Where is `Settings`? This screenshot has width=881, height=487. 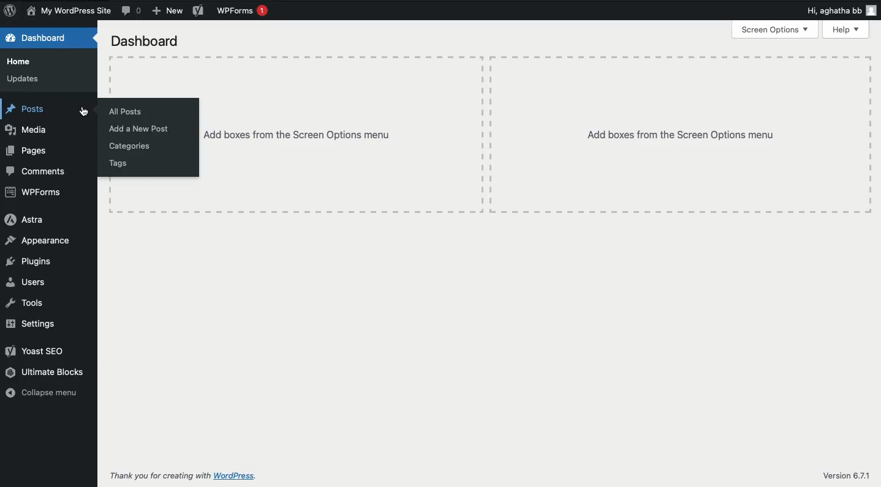 Settings is located at coordinates (32, 323).